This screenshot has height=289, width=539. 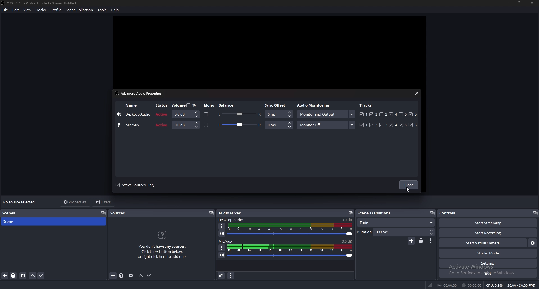 I want to click on name, so click(x=131, y=105).